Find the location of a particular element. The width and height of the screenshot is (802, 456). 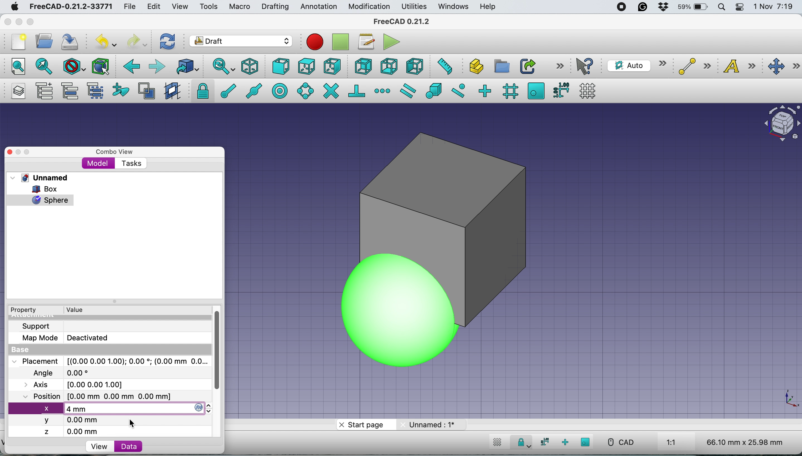

select group is located at coordinates (95, 92).